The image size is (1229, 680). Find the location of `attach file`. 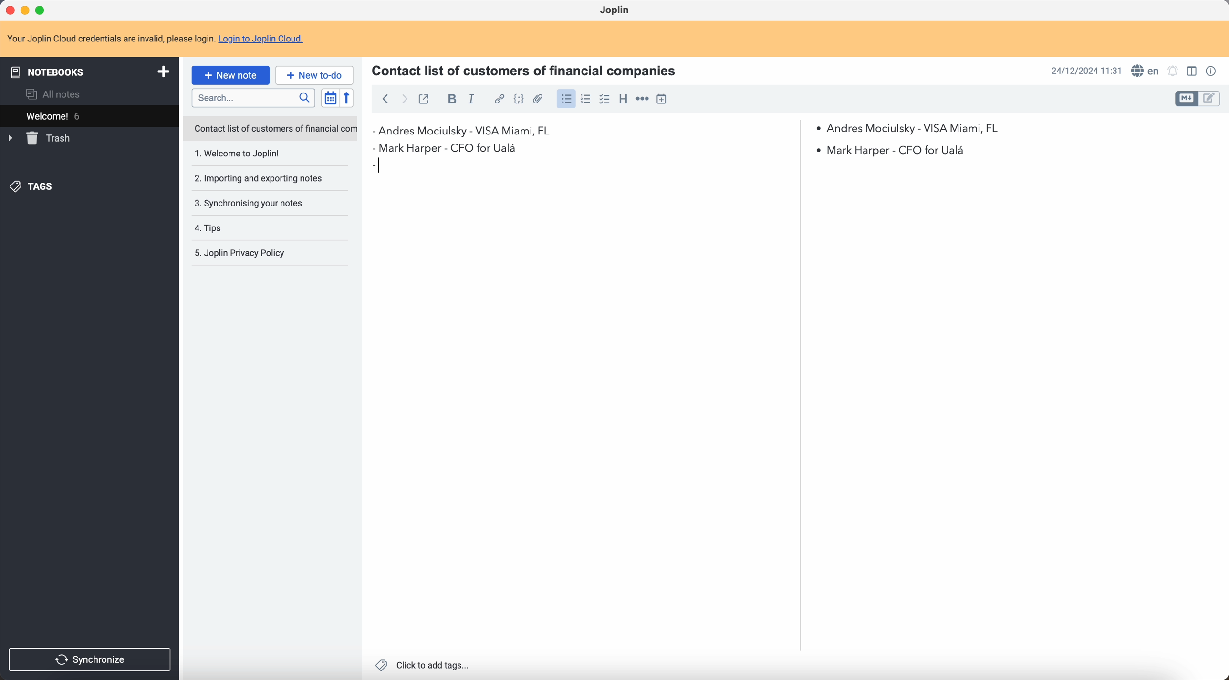

attach file is located at coordinates (539, 99).